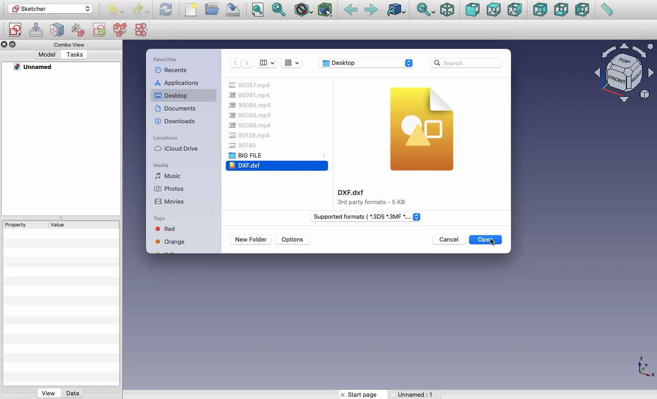  I want to click on Duplicate, so click(14, 44).